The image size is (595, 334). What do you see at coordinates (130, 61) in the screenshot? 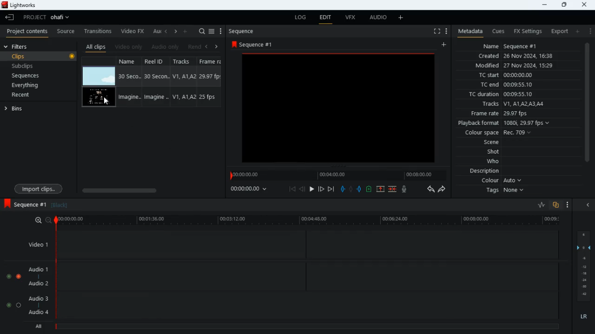
I see `name` at bounding box center [130, 61].